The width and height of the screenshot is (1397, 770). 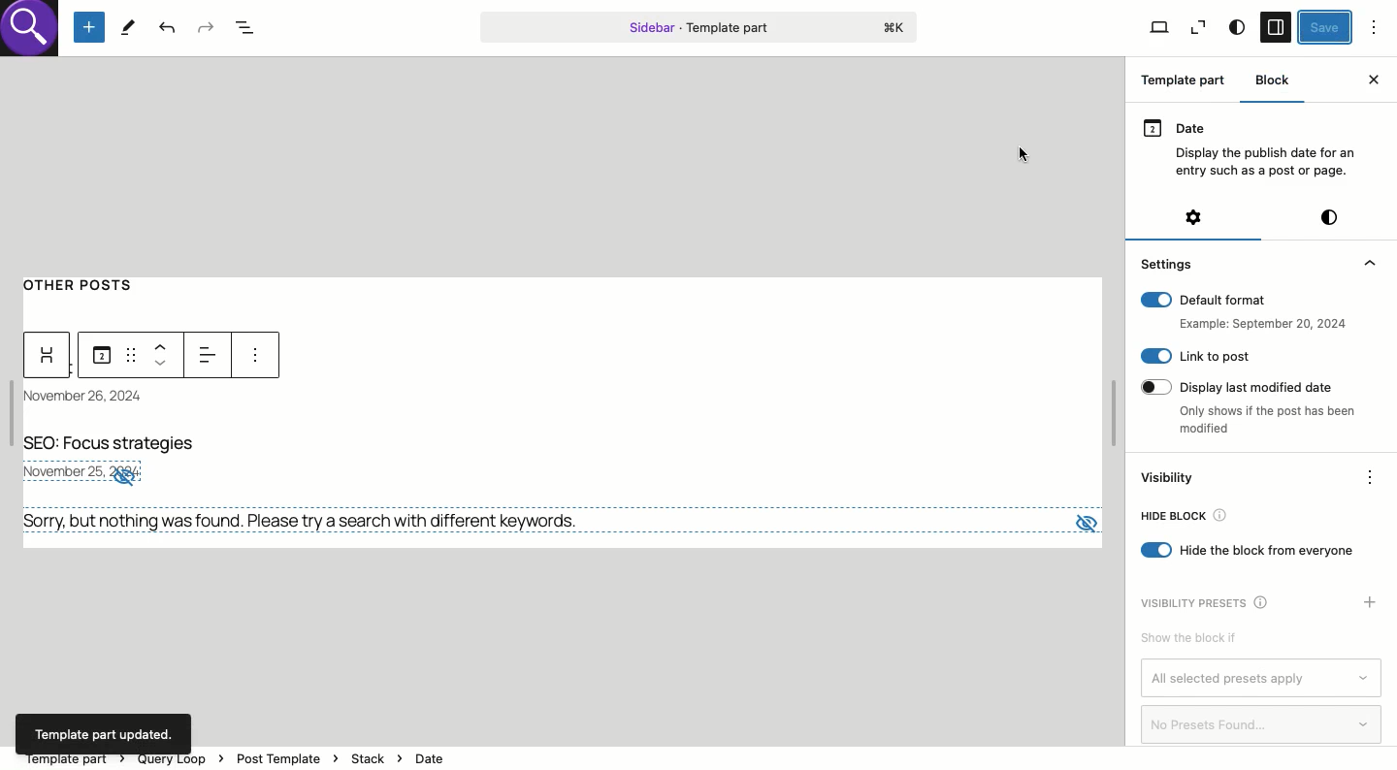 I want to click on Other posts, so click(x=88, y=282).